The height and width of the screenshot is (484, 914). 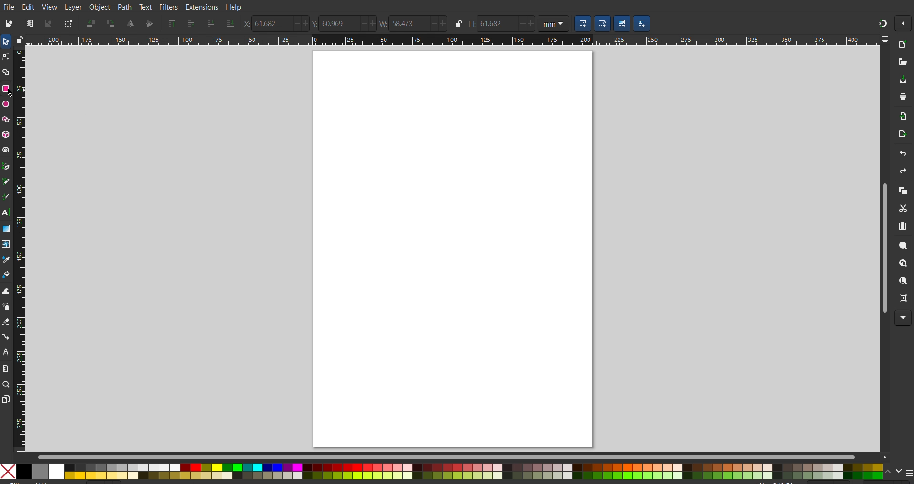 I want to click on Paste, so click(x=904, y=227).